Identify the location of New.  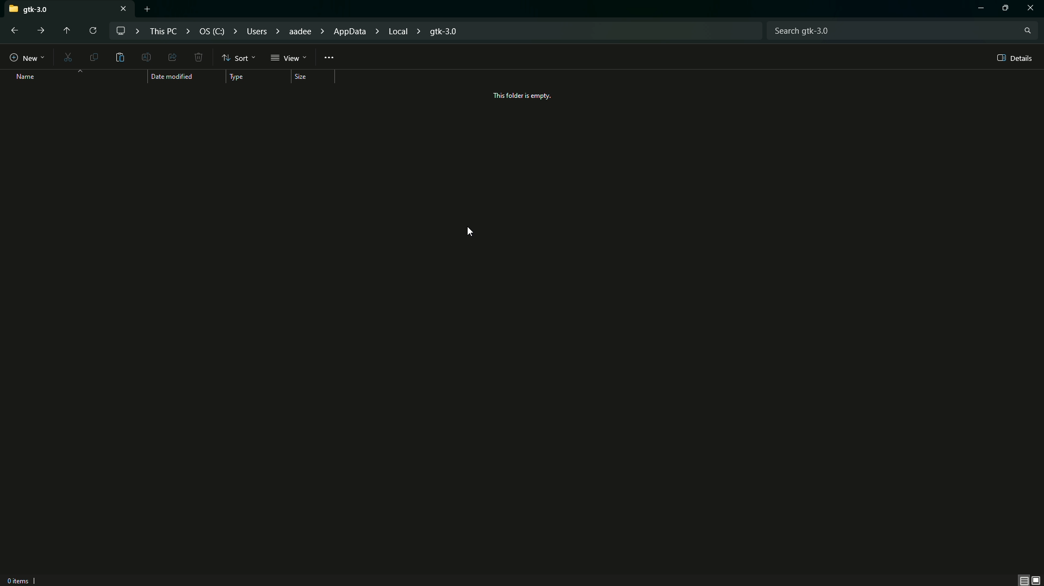
(26, 56).